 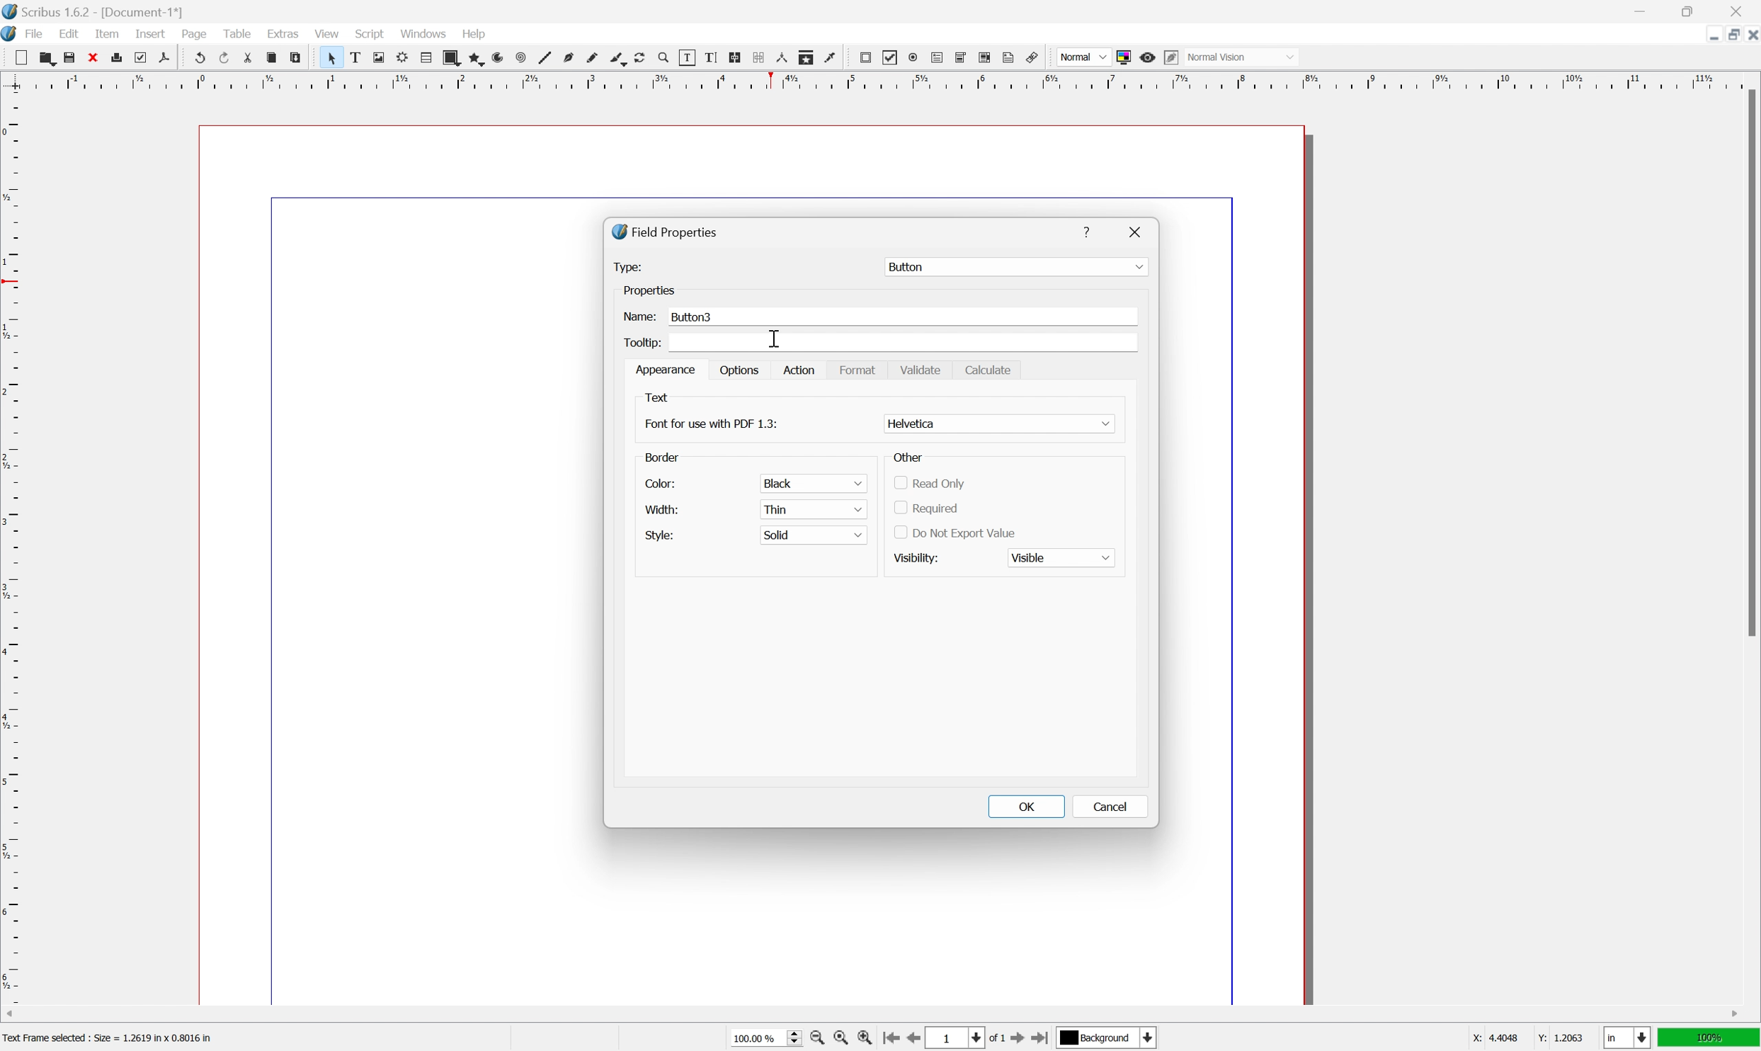 I want to click on pdf list box, so click(x=984, y=57).